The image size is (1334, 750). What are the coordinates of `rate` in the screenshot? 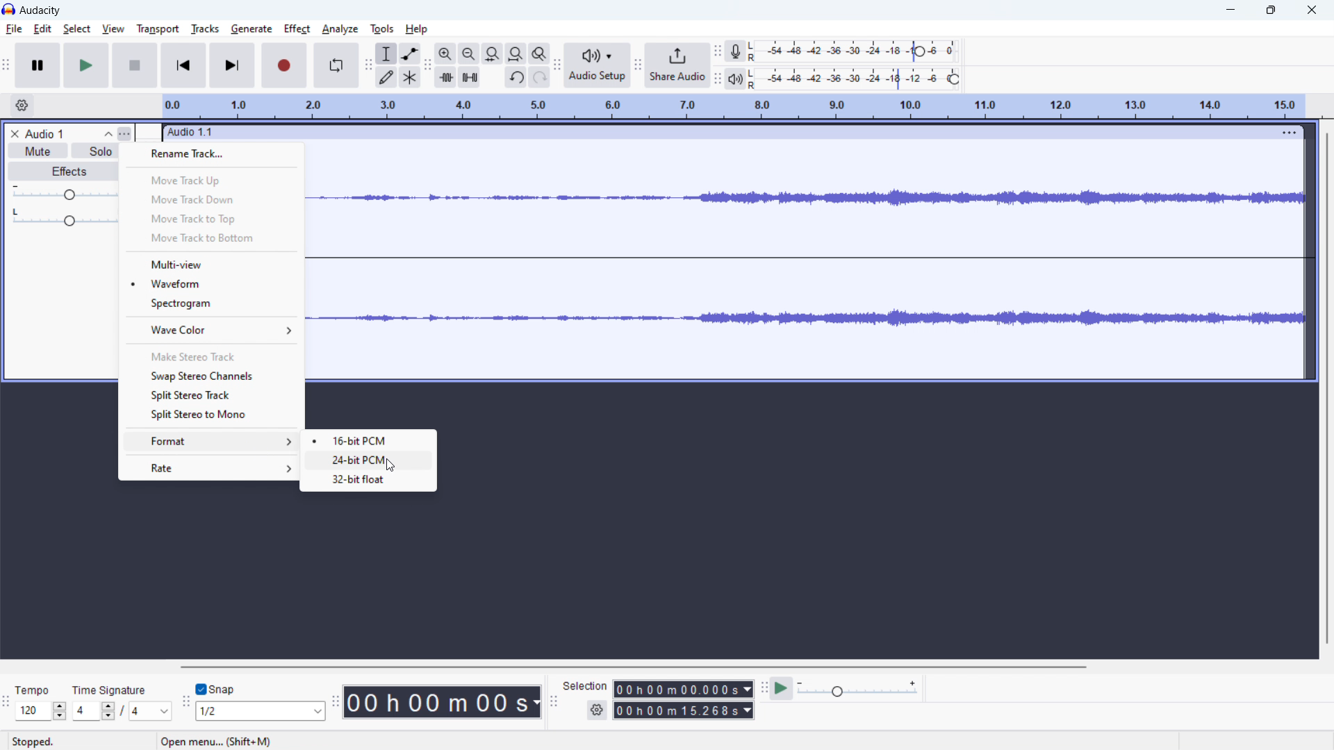 It's located at (211, 467).